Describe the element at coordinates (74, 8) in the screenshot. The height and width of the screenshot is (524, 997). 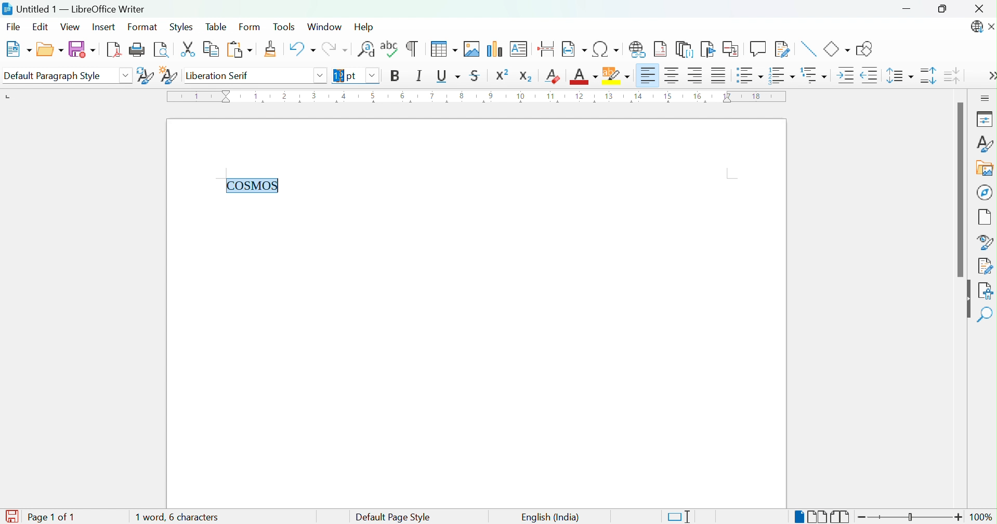
I see `Untitled 1 - LibreOffice Writer` at that location.